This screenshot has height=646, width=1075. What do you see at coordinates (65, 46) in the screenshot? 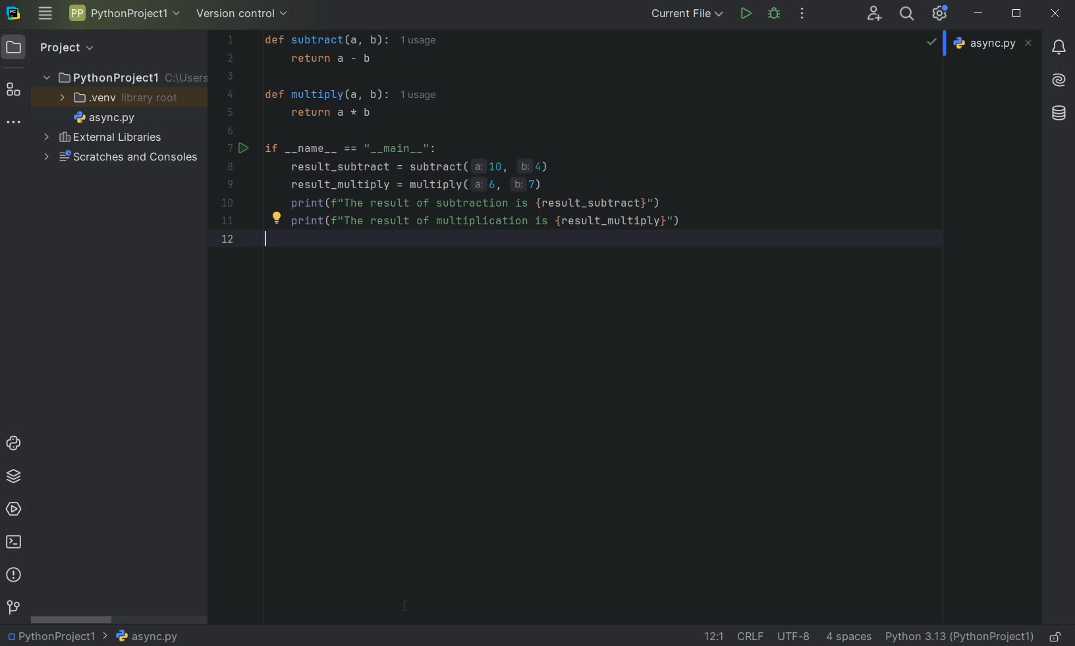
I see `Project` at bounding box center [65, 46].